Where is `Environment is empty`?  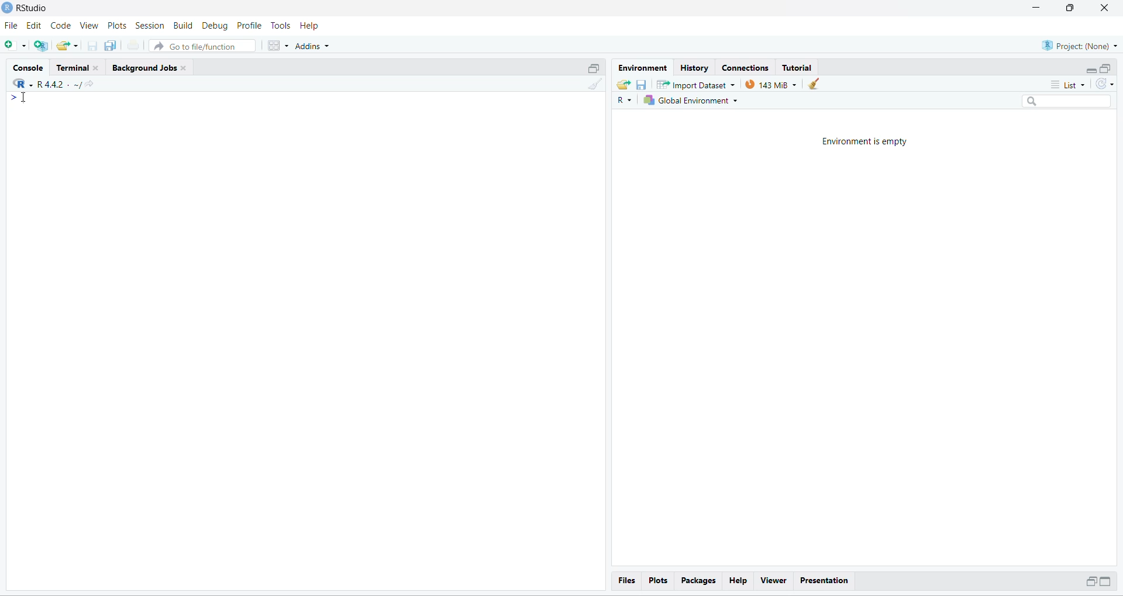
Environment is empty is located at coordinates (865, 142).